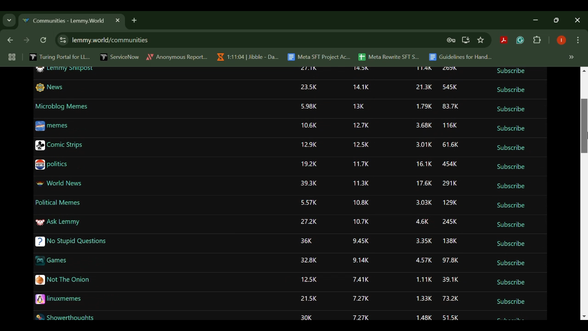  What do you see at coordinates (510, 205) in the screenshot?
I see `Subscribe` at bounding box center [510, 205].